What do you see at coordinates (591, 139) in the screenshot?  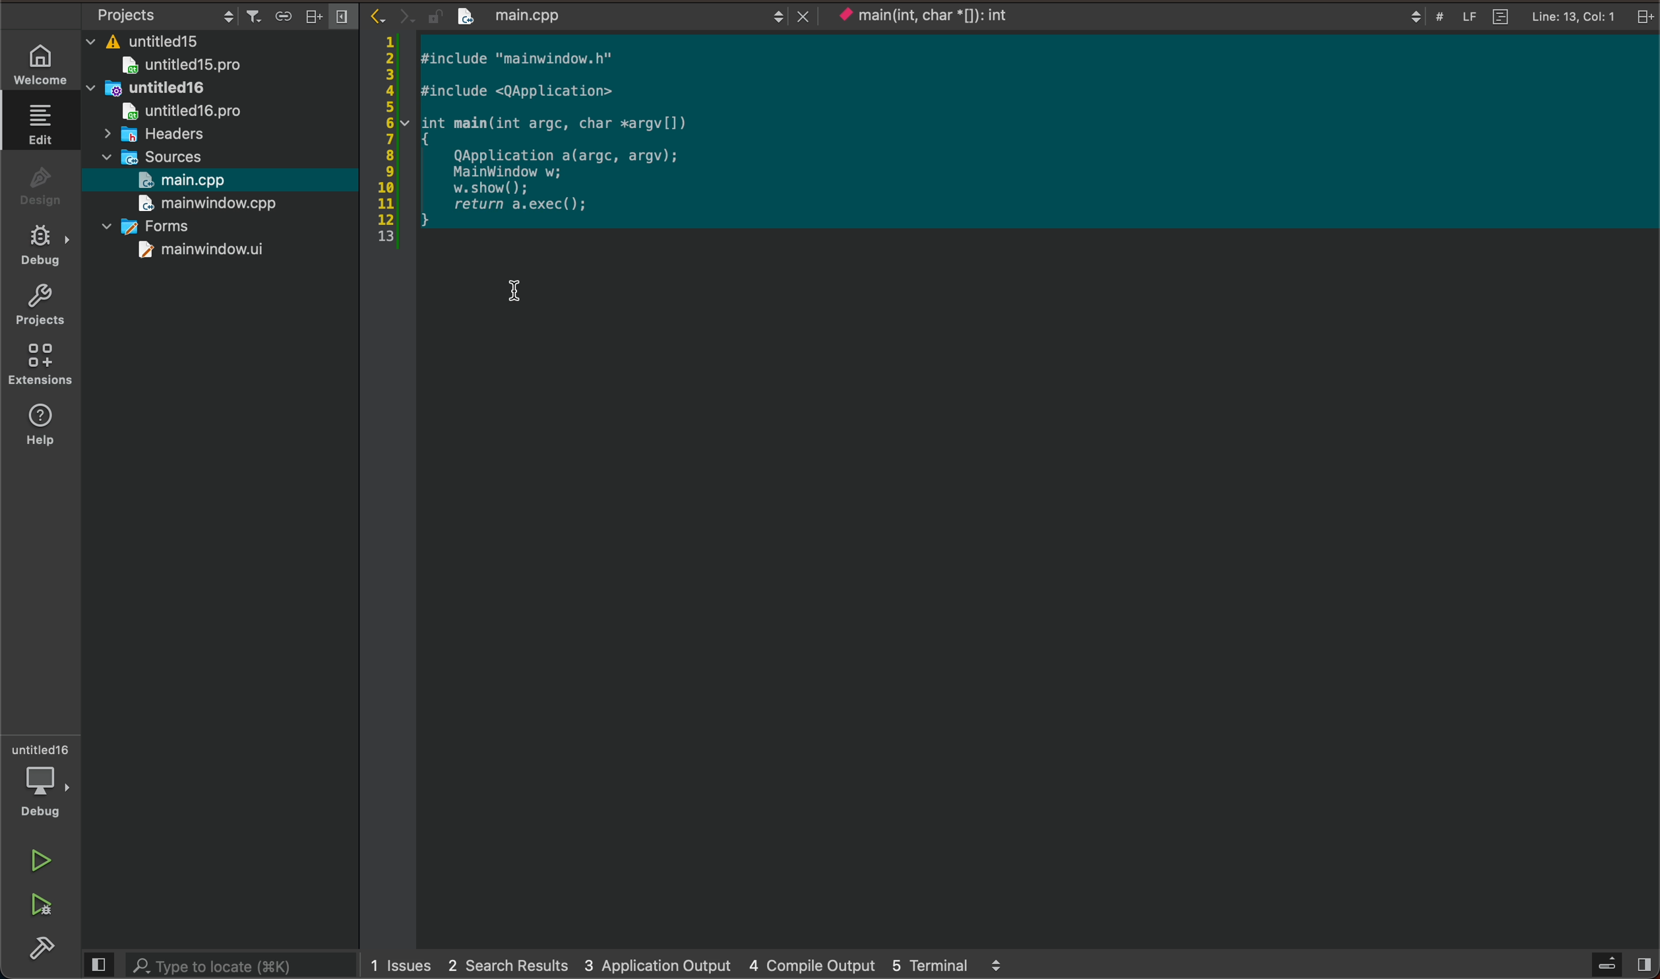 I see `file content` at bounding box center [591, 139].